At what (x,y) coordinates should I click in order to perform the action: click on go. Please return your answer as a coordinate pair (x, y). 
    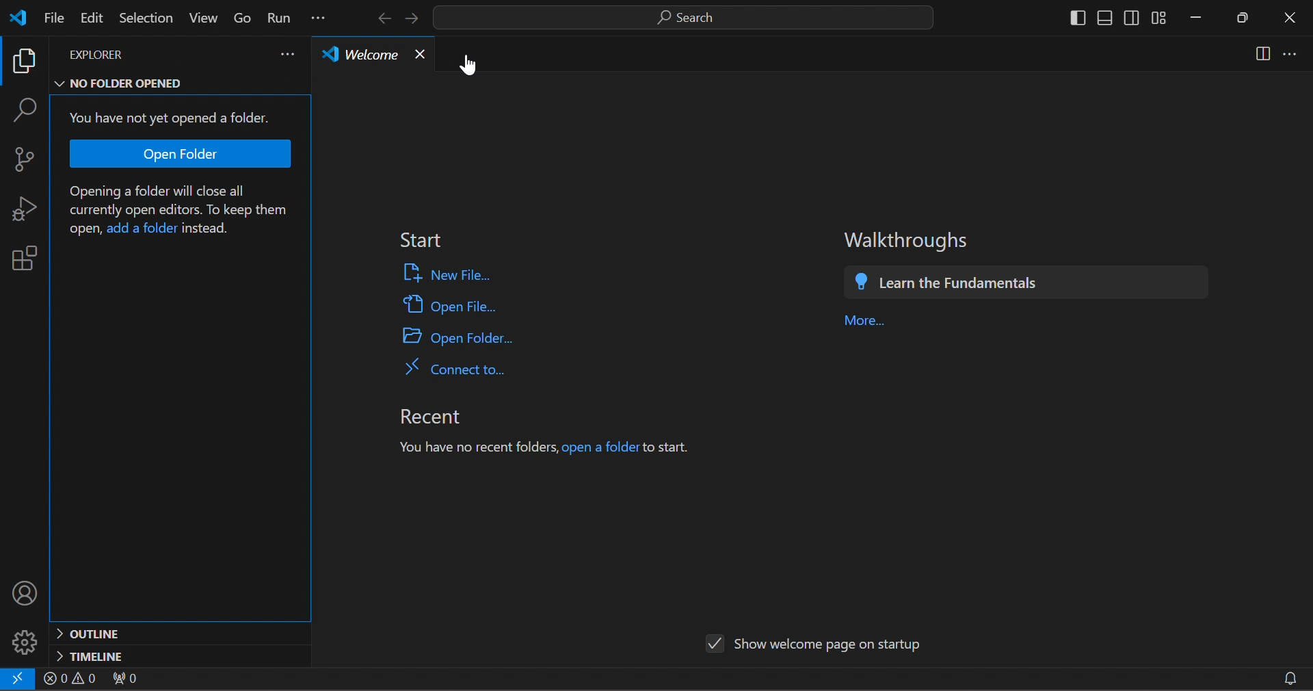
    Looking at the image, I should click on (243, 15).